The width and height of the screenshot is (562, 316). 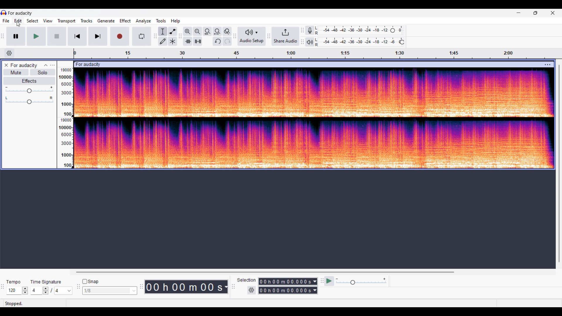 I want to click on Generate menu, so click(x=106, y=21).